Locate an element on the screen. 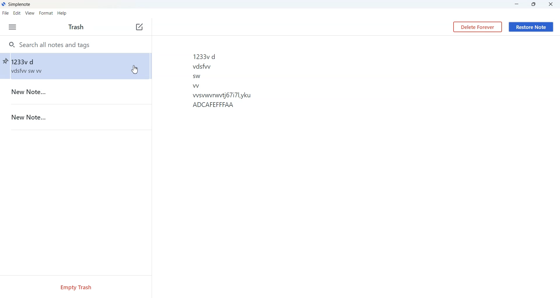  Empty Trash is located at coordinates (75, 287).